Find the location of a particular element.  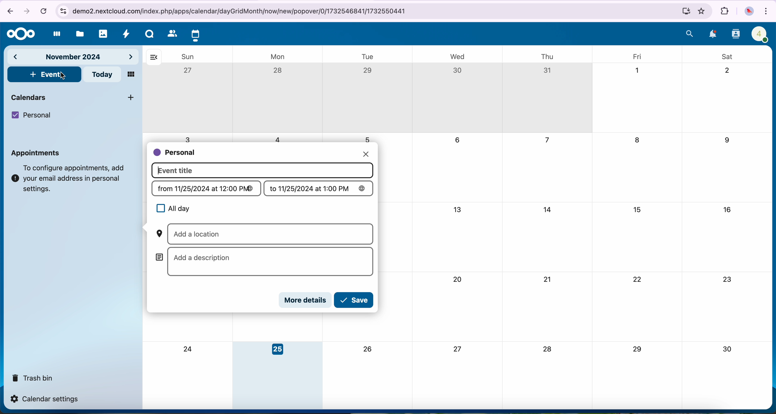

27 is located at coordinates (459, 349).